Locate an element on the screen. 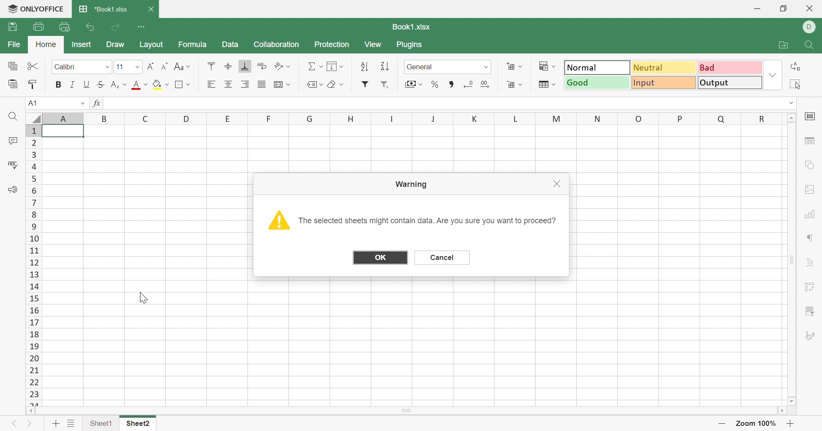 The image size is (822, 431). Book1.xlsx is located at coordinates (412, 27).